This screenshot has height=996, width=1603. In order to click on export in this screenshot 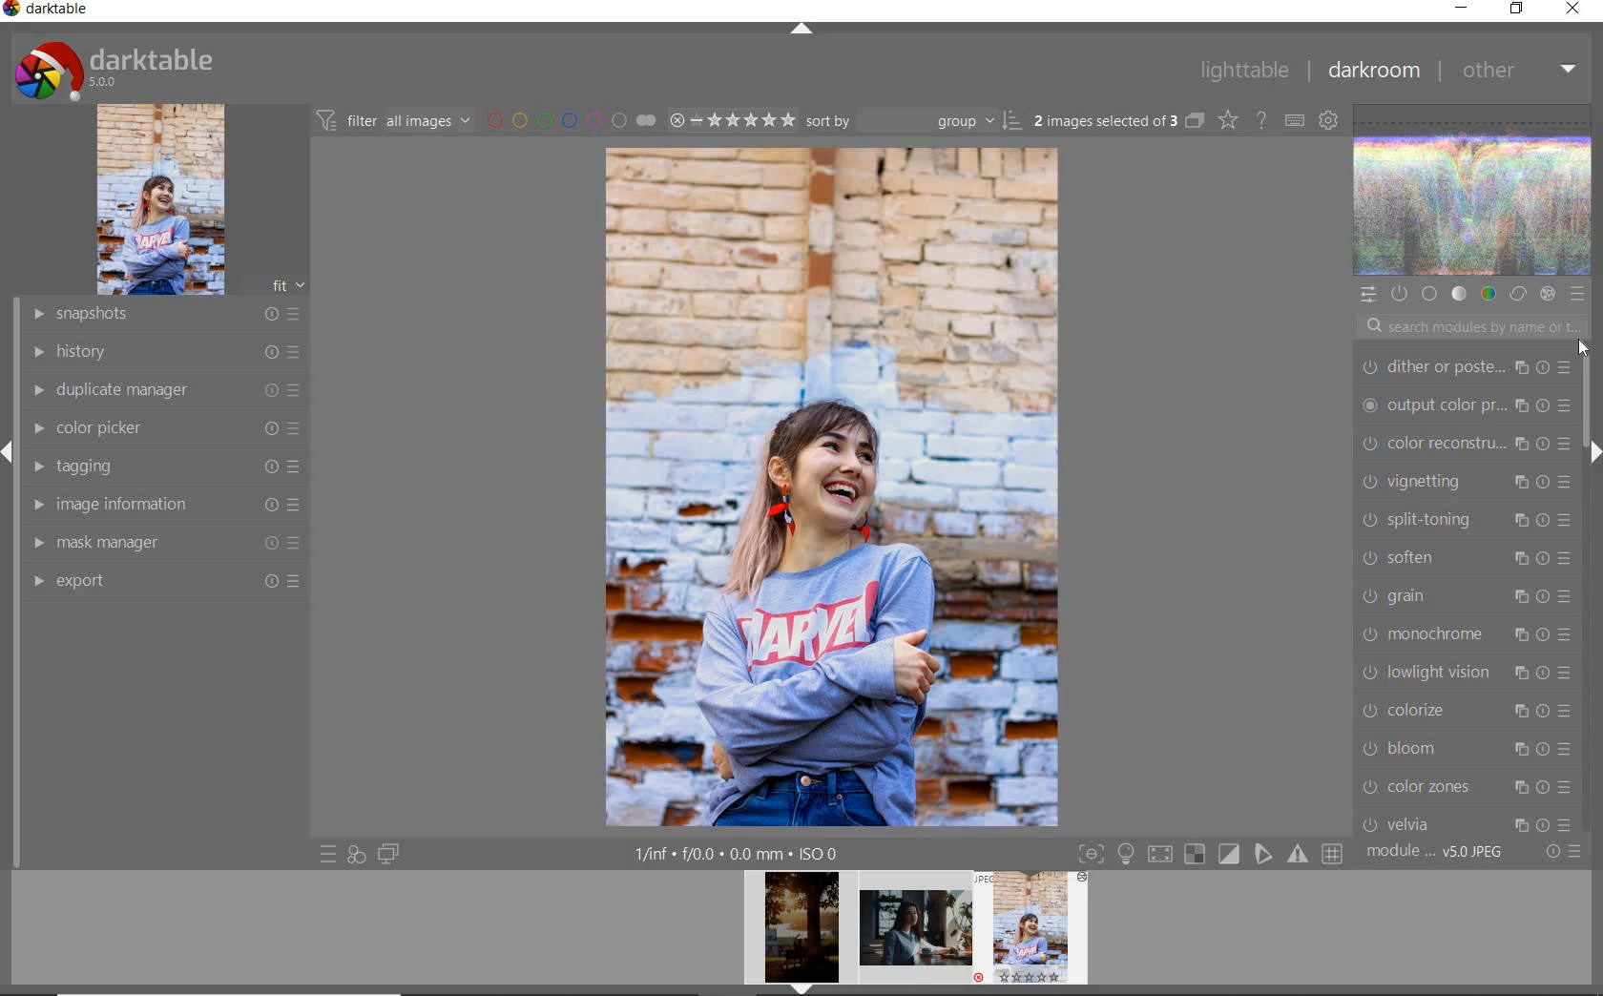, I will do `click(164, 580)`.